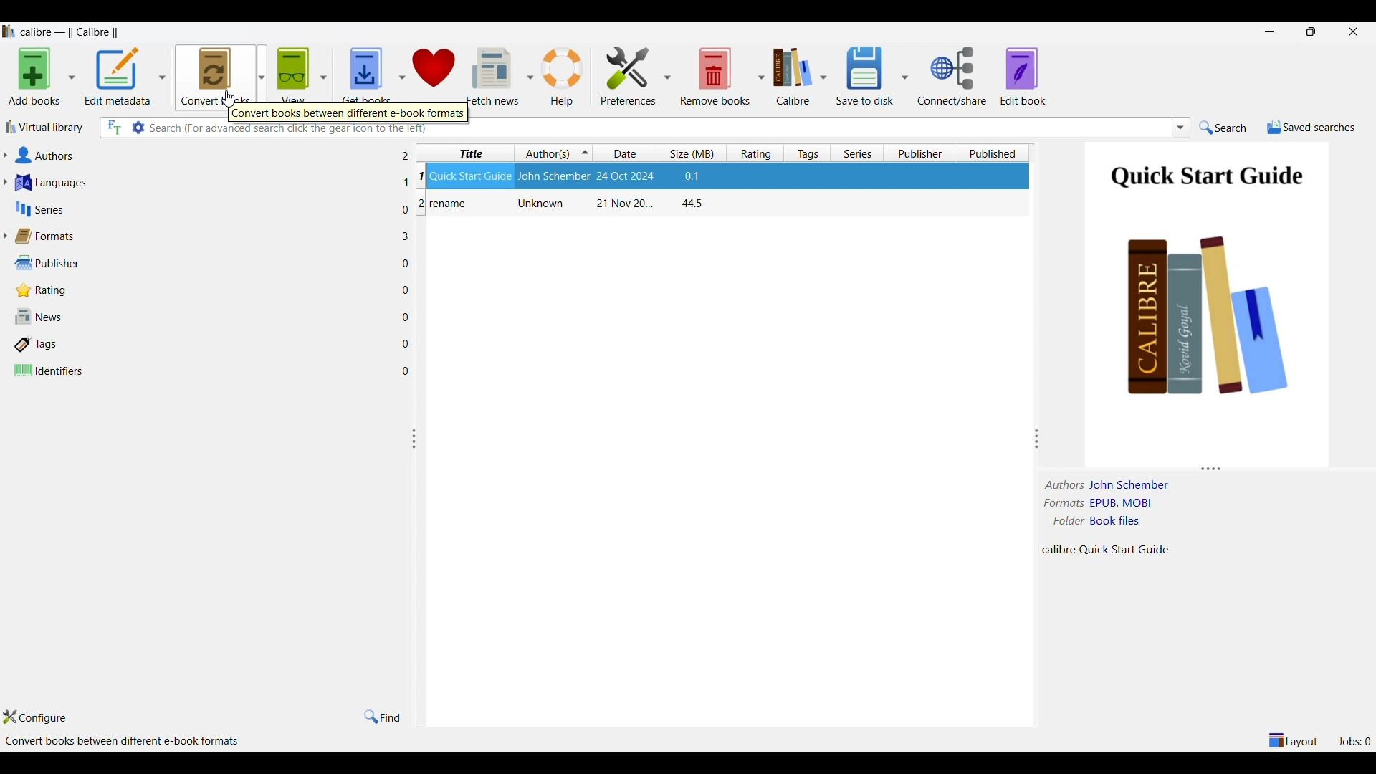 Image resolution: width=1376 pixels, height=774 pixels. What do you see at coordinates (563, 77) in the screenshot?
I see `Help` at bounding box center [563, 77].